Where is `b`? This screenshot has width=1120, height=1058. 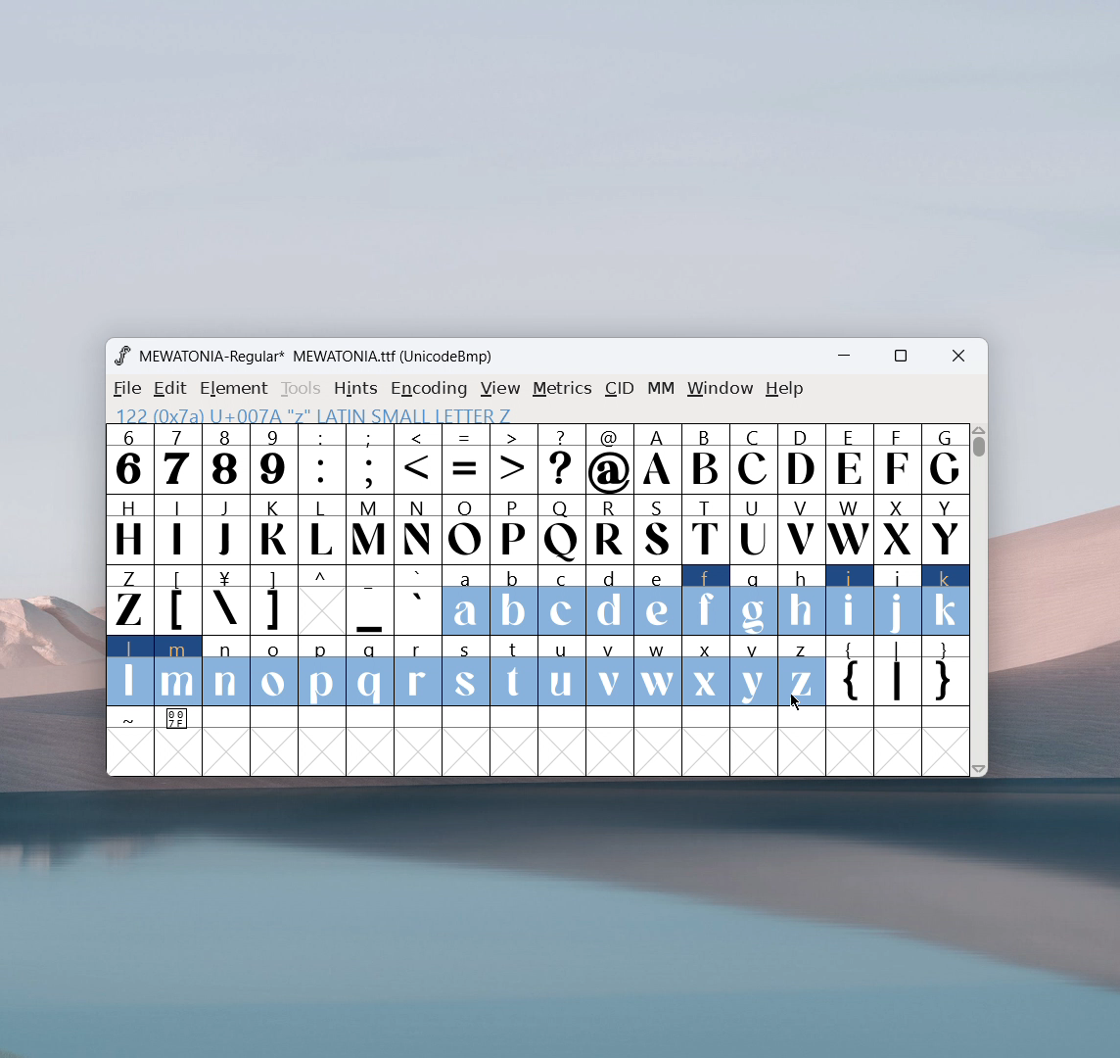
b is located at coordinates (514, 601).